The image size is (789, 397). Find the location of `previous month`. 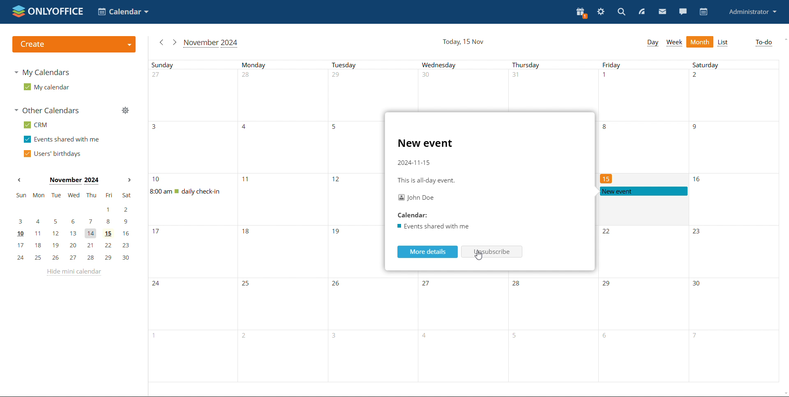

previous month is located at coordinates (18, 180).